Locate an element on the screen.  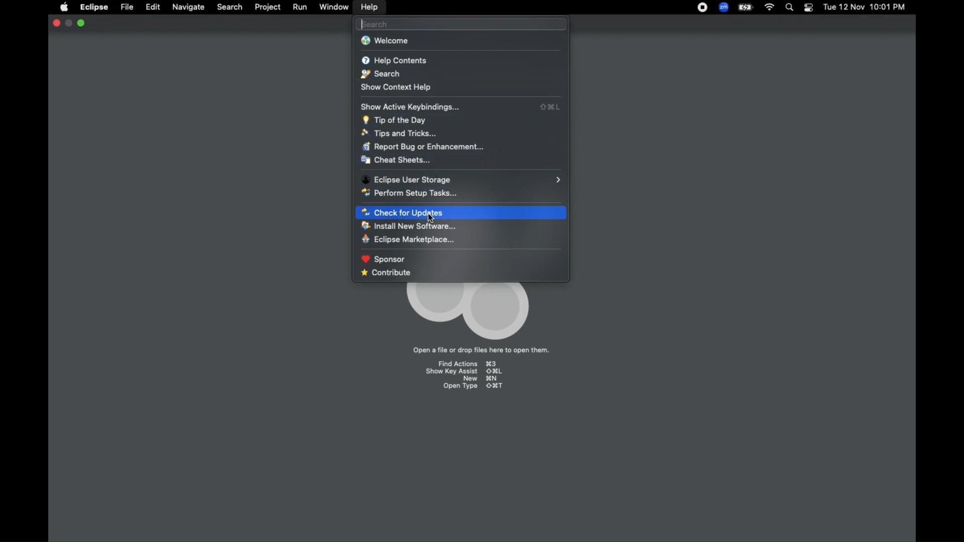
Window is located at coordinates (335, 8).